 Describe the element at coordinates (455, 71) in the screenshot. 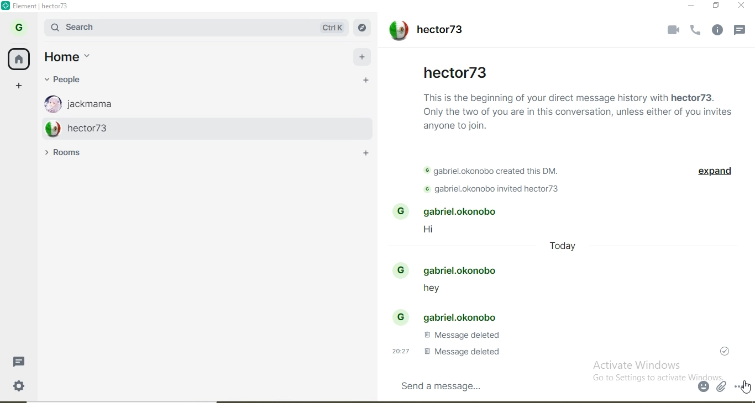

I see `hector73` at that location.